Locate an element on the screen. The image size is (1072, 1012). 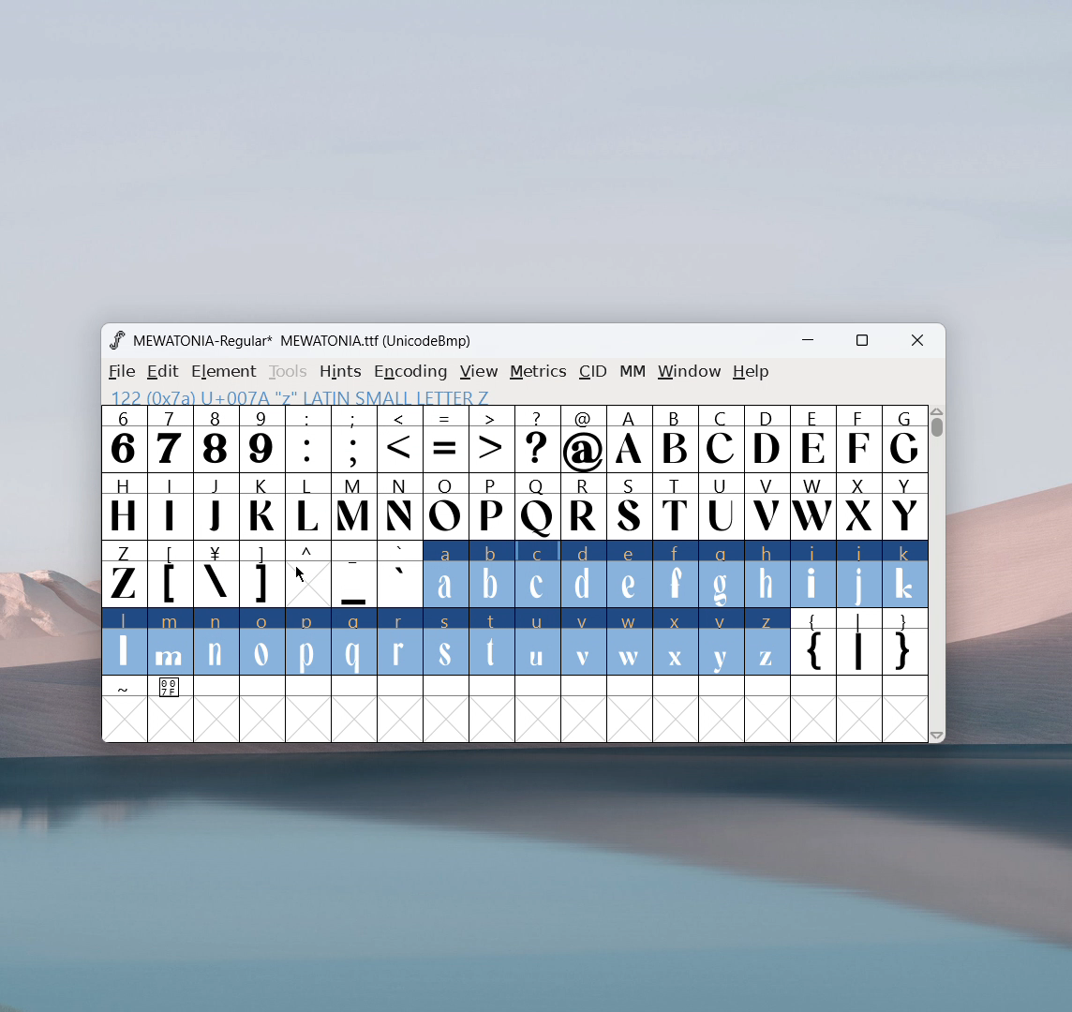
_ is located at coordinates (354, 574).